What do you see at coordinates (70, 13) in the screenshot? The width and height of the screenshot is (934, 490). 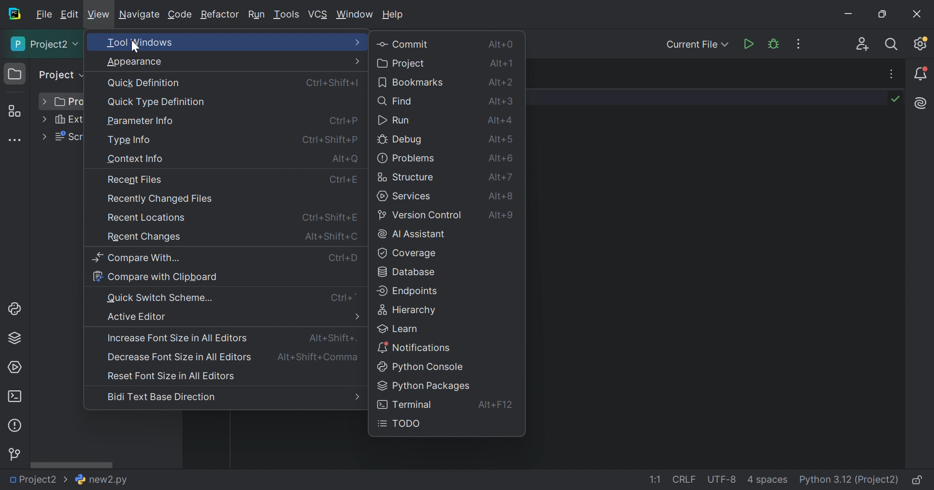 I see `Edit` at bounding box center [70, 13].